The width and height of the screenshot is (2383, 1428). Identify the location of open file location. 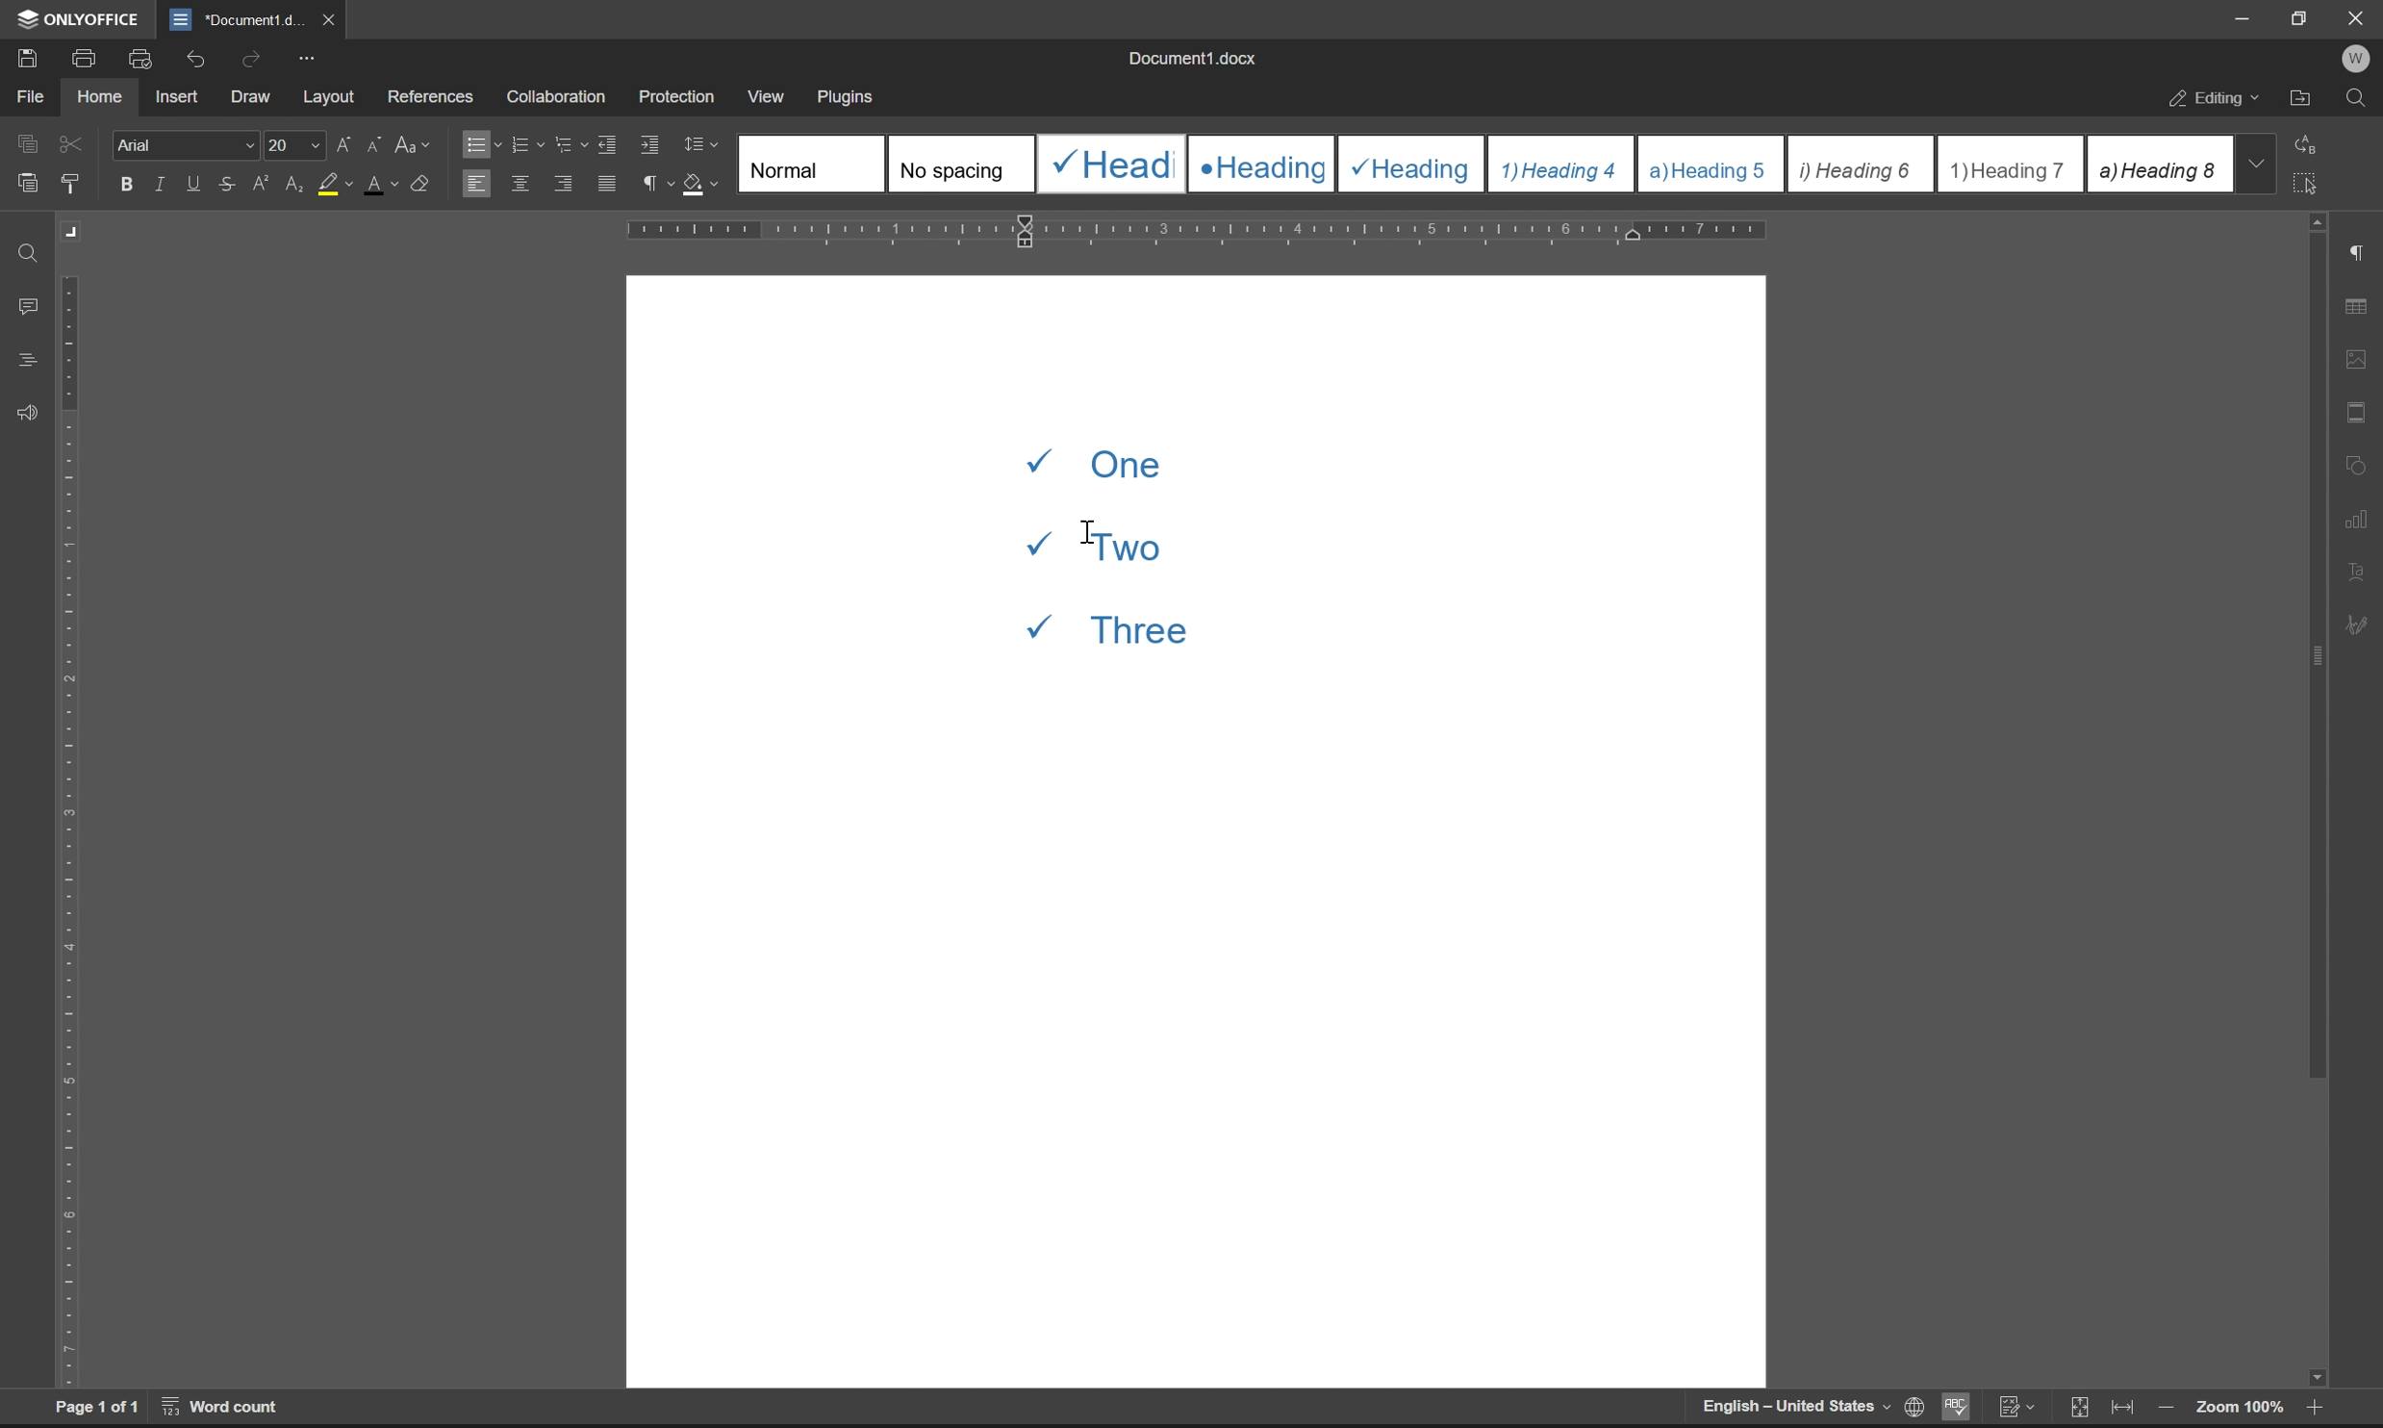
(2301, 101).